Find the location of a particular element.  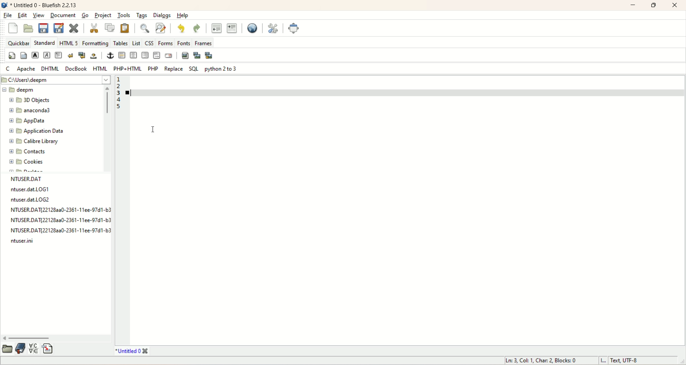

emphasize is located at coordinates (49, 55).